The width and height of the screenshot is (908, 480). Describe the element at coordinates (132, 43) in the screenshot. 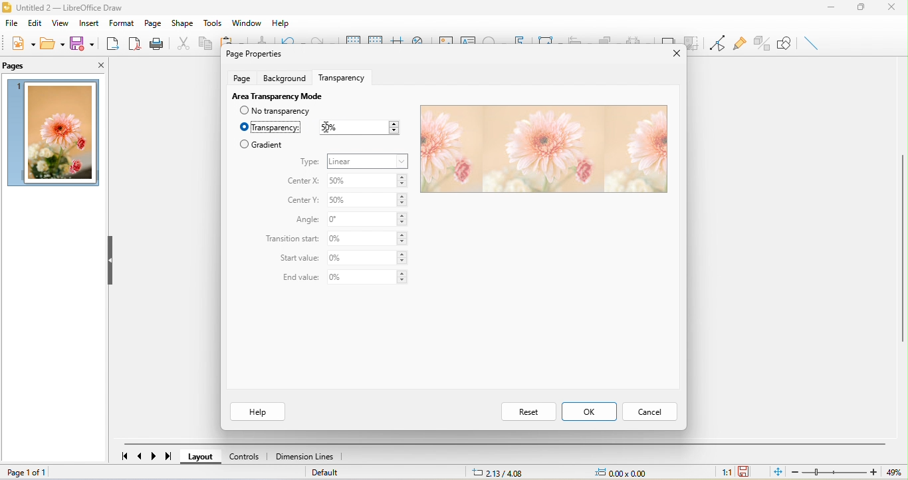

I see `export directly as pdf` at that location.